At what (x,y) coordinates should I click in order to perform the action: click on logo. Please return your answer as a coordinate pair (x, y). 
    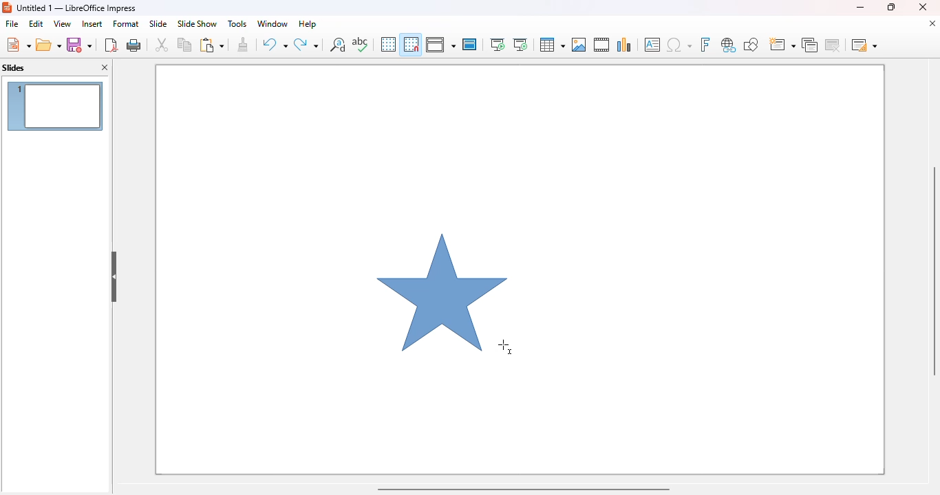
    Looking at the image, I should click on (7, 8).